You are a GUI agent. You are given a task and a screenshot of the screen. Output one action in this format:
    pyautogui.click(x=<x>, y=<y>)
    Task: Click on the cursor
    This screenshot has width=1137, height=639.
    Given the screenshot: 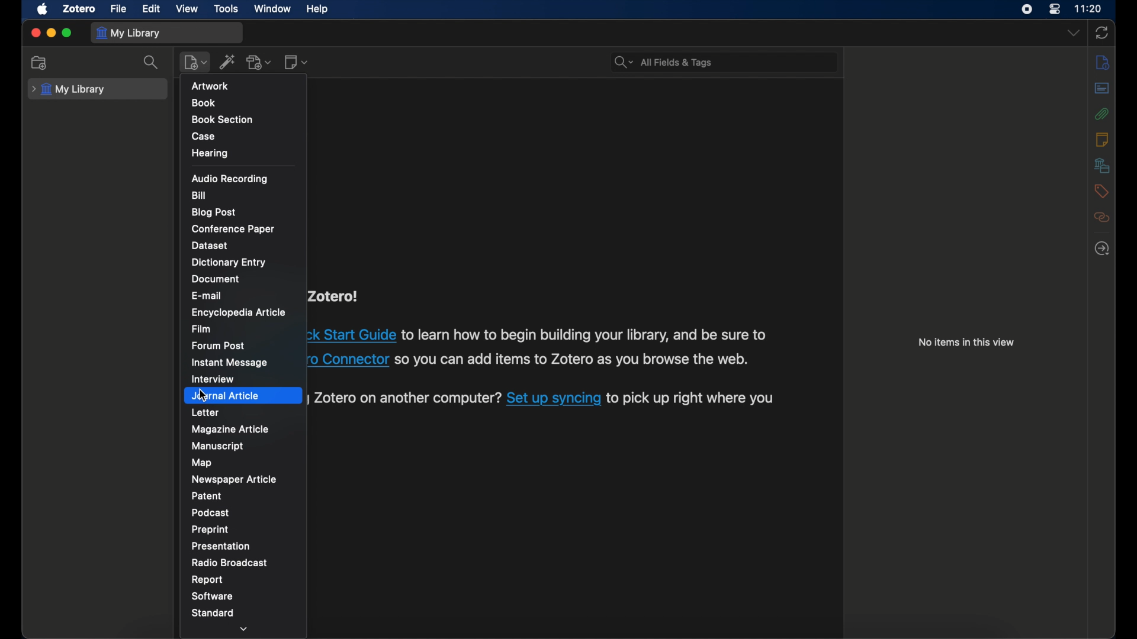 What is the action you would take?
    pyautogui.click(x=203, y=396)
    